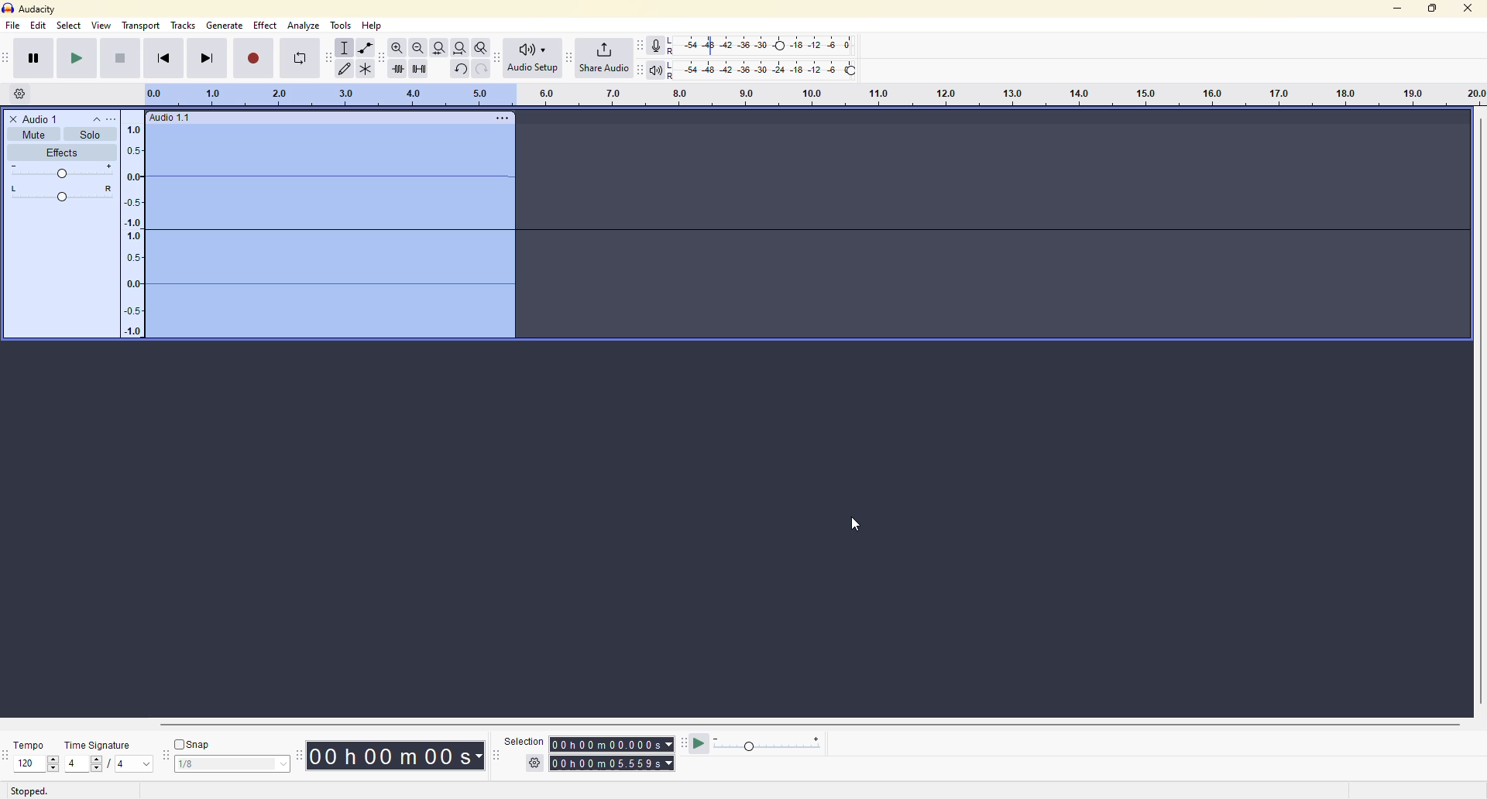 The height and width of the screenshot is (799, 1487). Describe the element at coordinates (658, 45) in the screenshot. I see `record meter` at that location.